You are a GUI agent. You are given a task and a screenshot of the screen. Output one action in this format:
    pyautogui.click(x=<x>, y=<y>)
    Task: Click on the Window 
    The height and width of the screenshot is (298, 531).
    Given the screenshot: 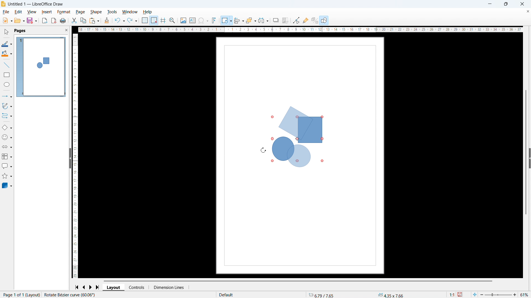 What is the action you would take?
    pyautogui.click(x=129, y=12)
    